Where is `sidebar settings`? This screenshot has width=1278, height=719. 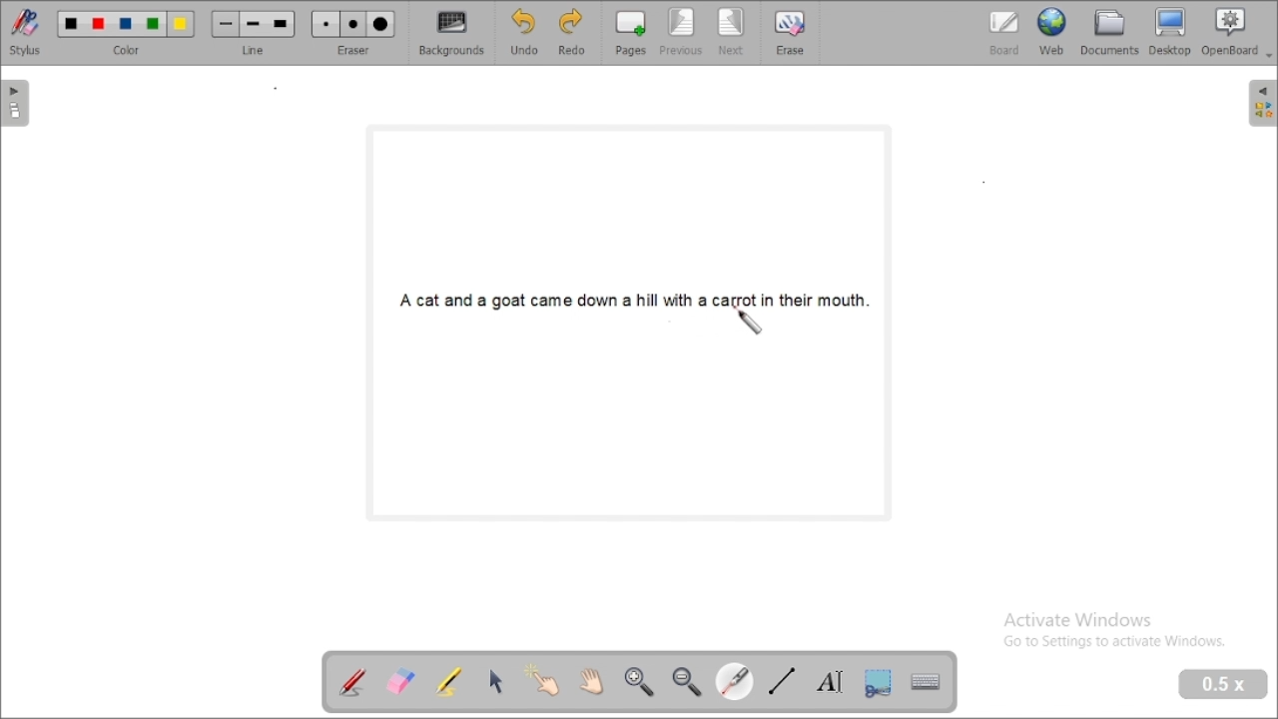 sidebar settings is located at coordinates (1261, 104).